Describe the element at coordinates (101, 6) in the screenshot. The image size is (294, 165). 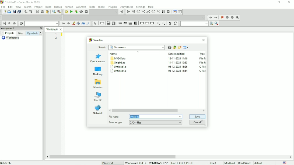
I see `Tools+` at that location.